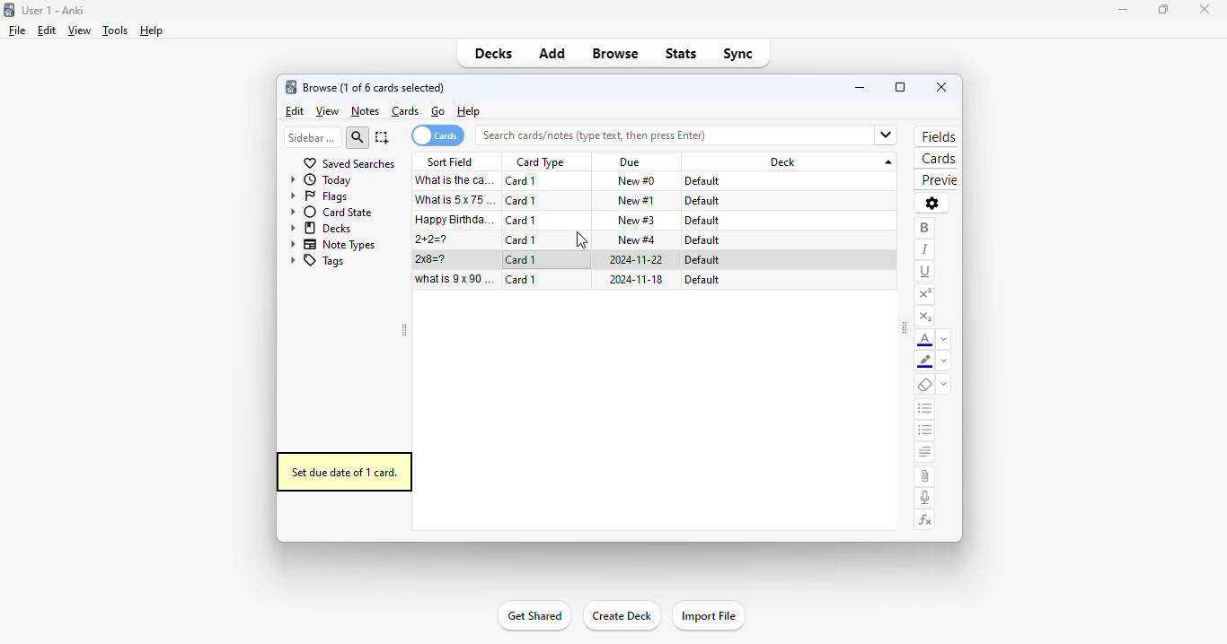 Image resolution: width=1227 pixels, height=644 pixels. Describe the element at coordinates (383, 137) in the screenshot. I see `select` at that location.